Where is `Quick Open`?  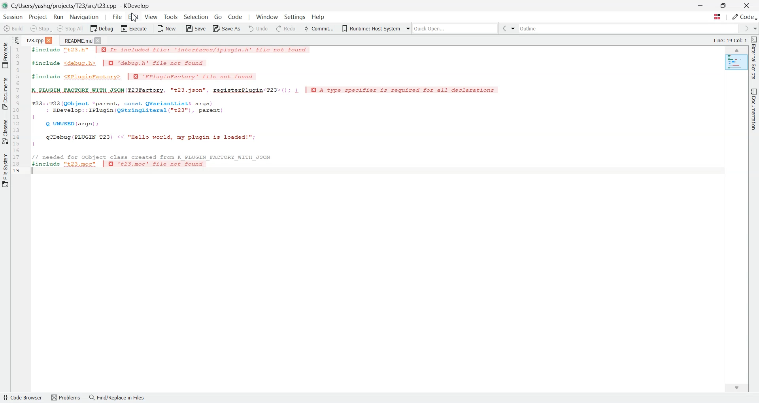 Quick Open is located at coordinates (717, 17).